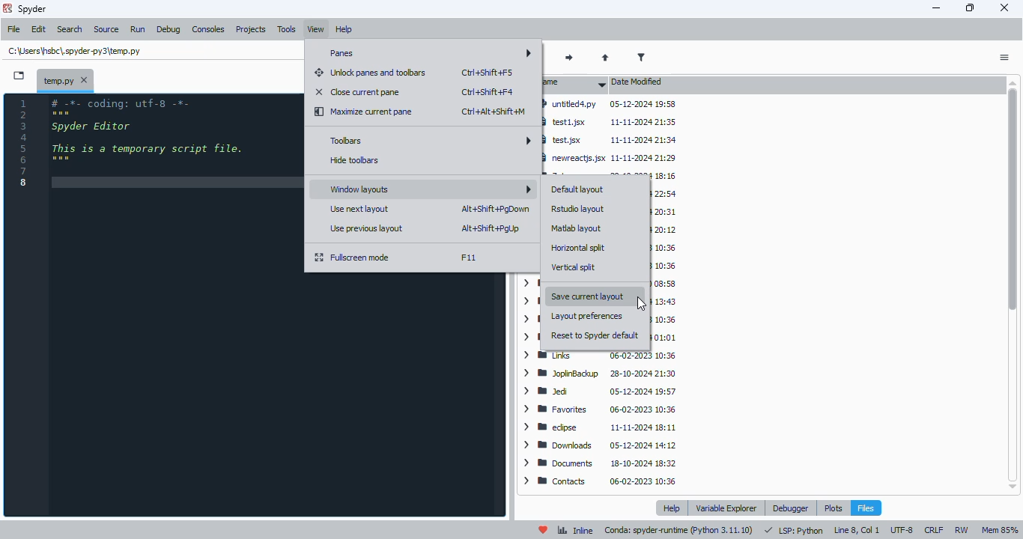  What do you see at coordinates (33, 9) in the screenshot?
I see `spyder` at bounding box center [33, 9].